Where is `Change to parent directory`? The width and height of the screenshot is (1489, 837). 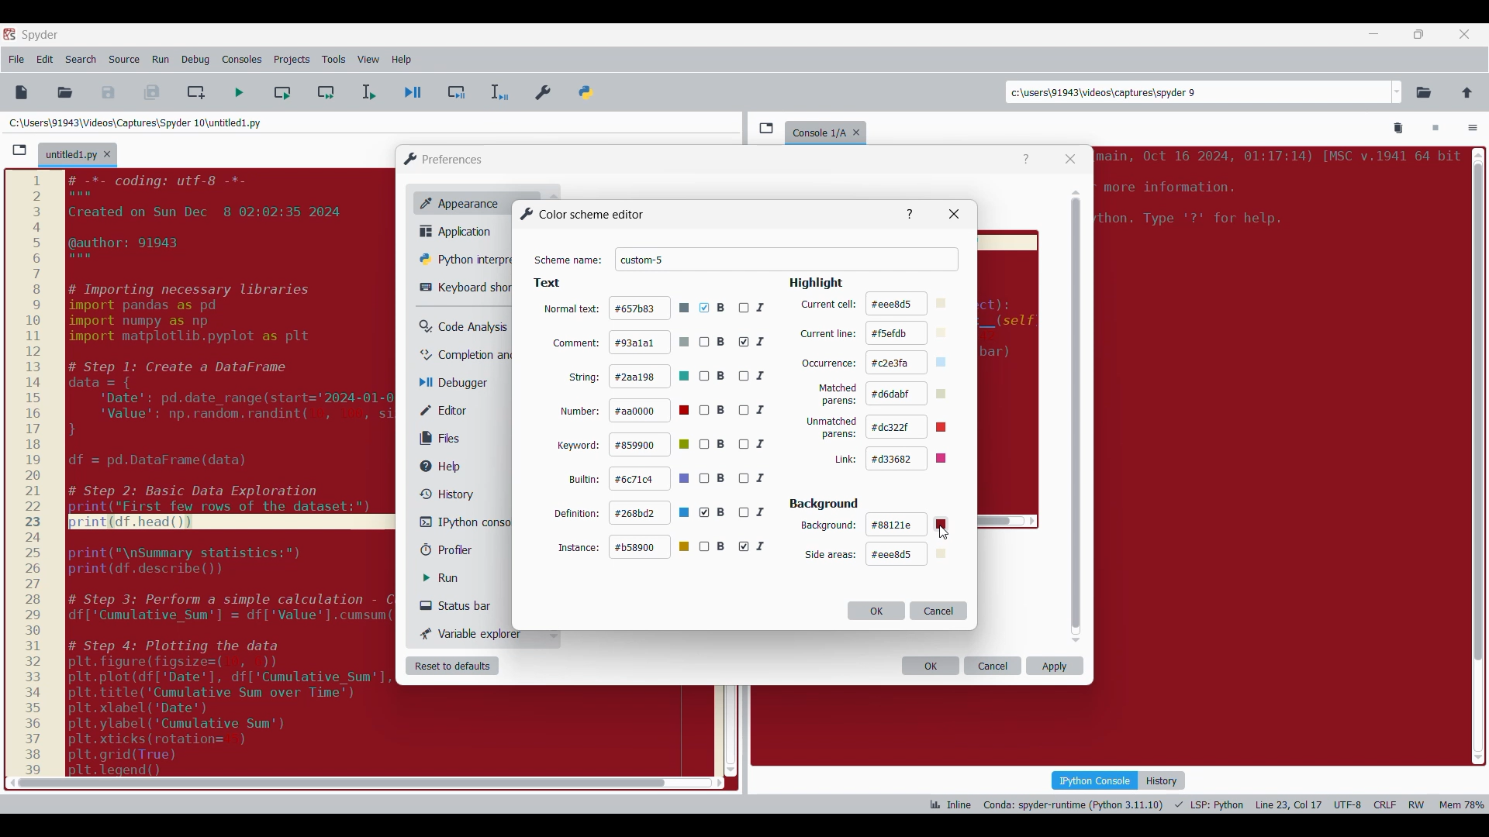
Change to parent directory is located at coordinates (1467, 92).